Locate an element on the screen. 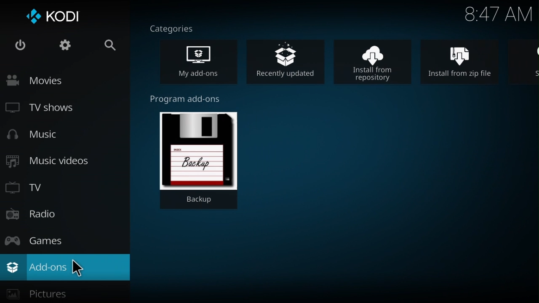 This screenshot has height=303, width=539. Music videos is located at coordinates (50, 162).